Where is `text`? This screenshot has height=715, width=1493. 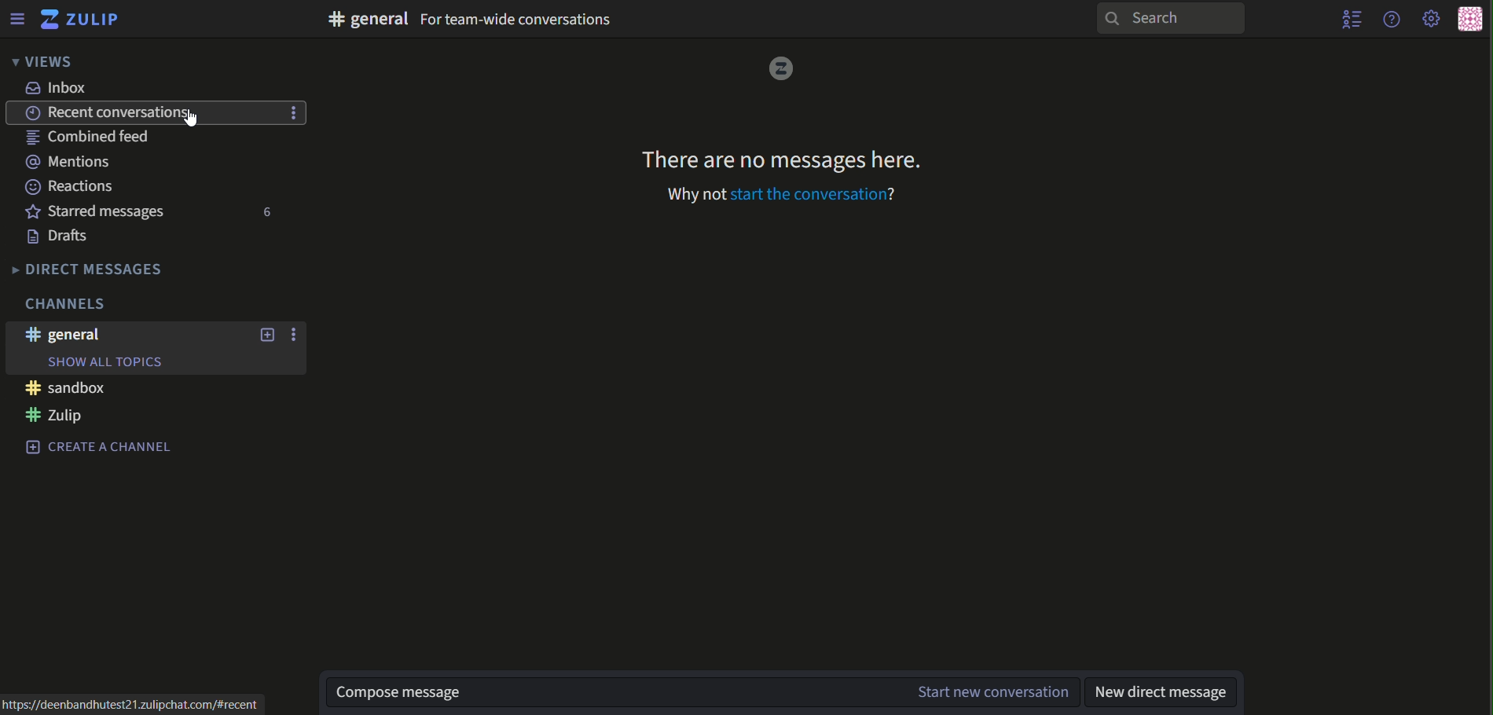
text is located at coordinates (1164, 690).